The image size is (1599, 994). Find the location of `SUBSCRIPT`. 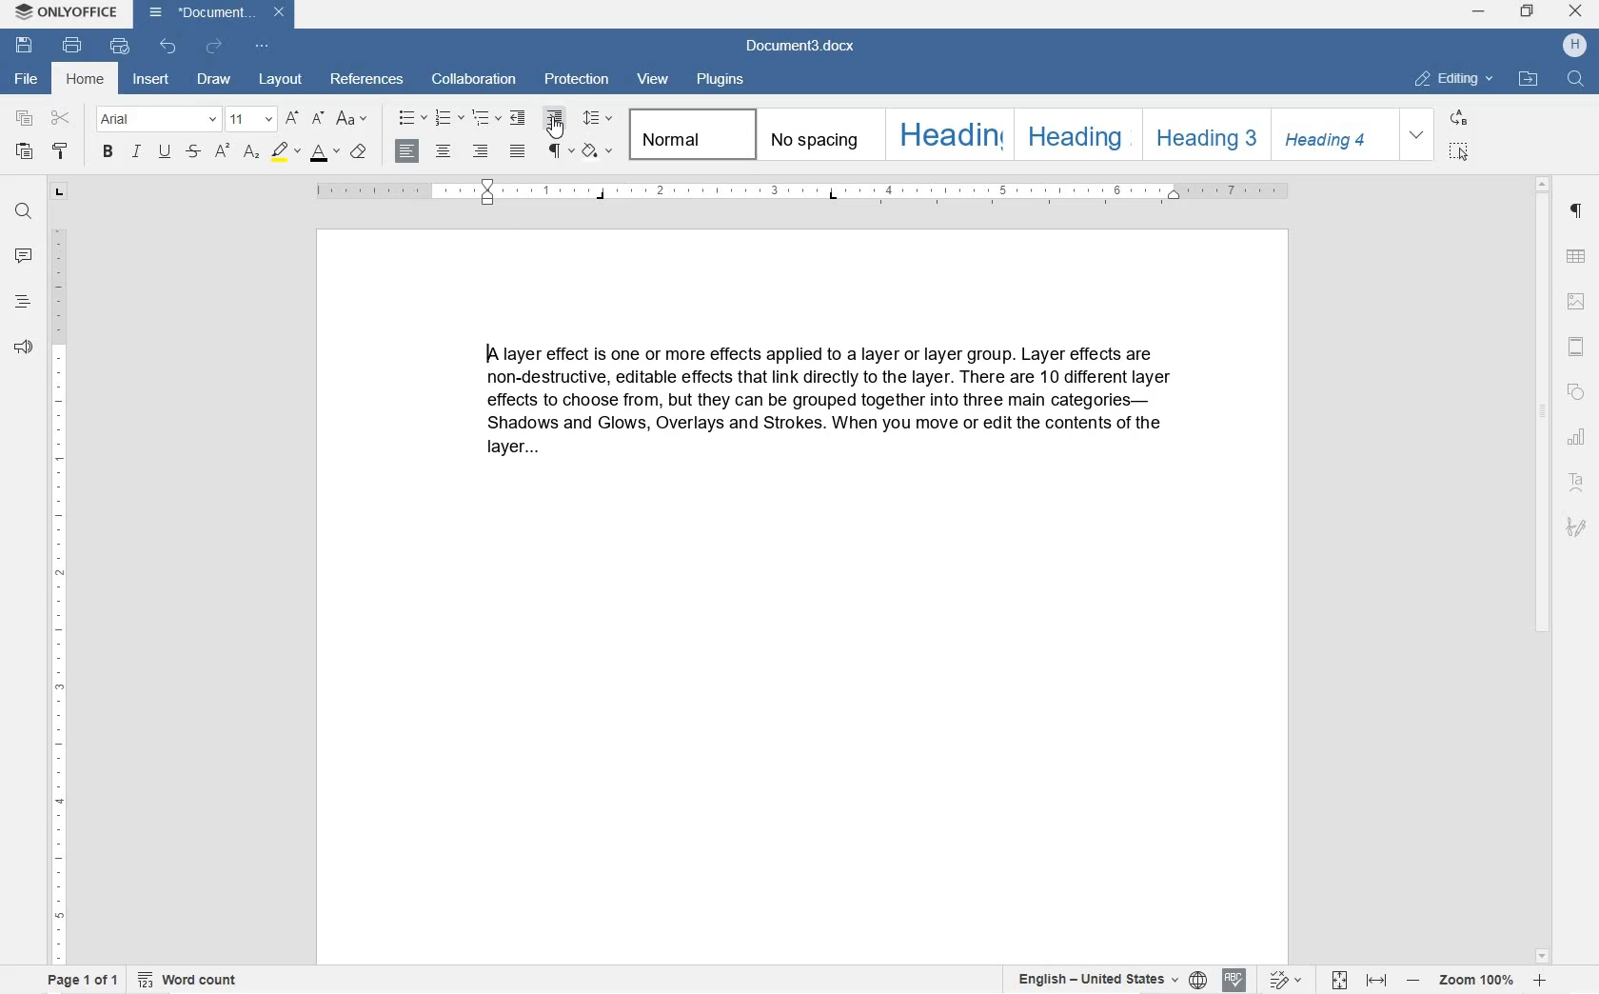

SUBSCRIPT is located at coordinates (222, 154).